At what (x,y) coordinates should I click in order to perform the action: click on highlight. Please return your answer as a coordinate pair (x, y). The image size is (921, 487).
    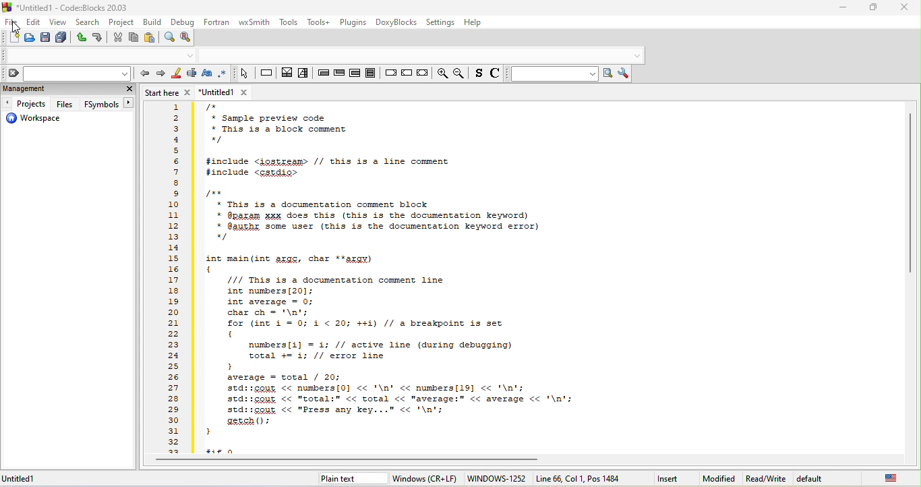
    Looking at the image, I should click on (176, 75).